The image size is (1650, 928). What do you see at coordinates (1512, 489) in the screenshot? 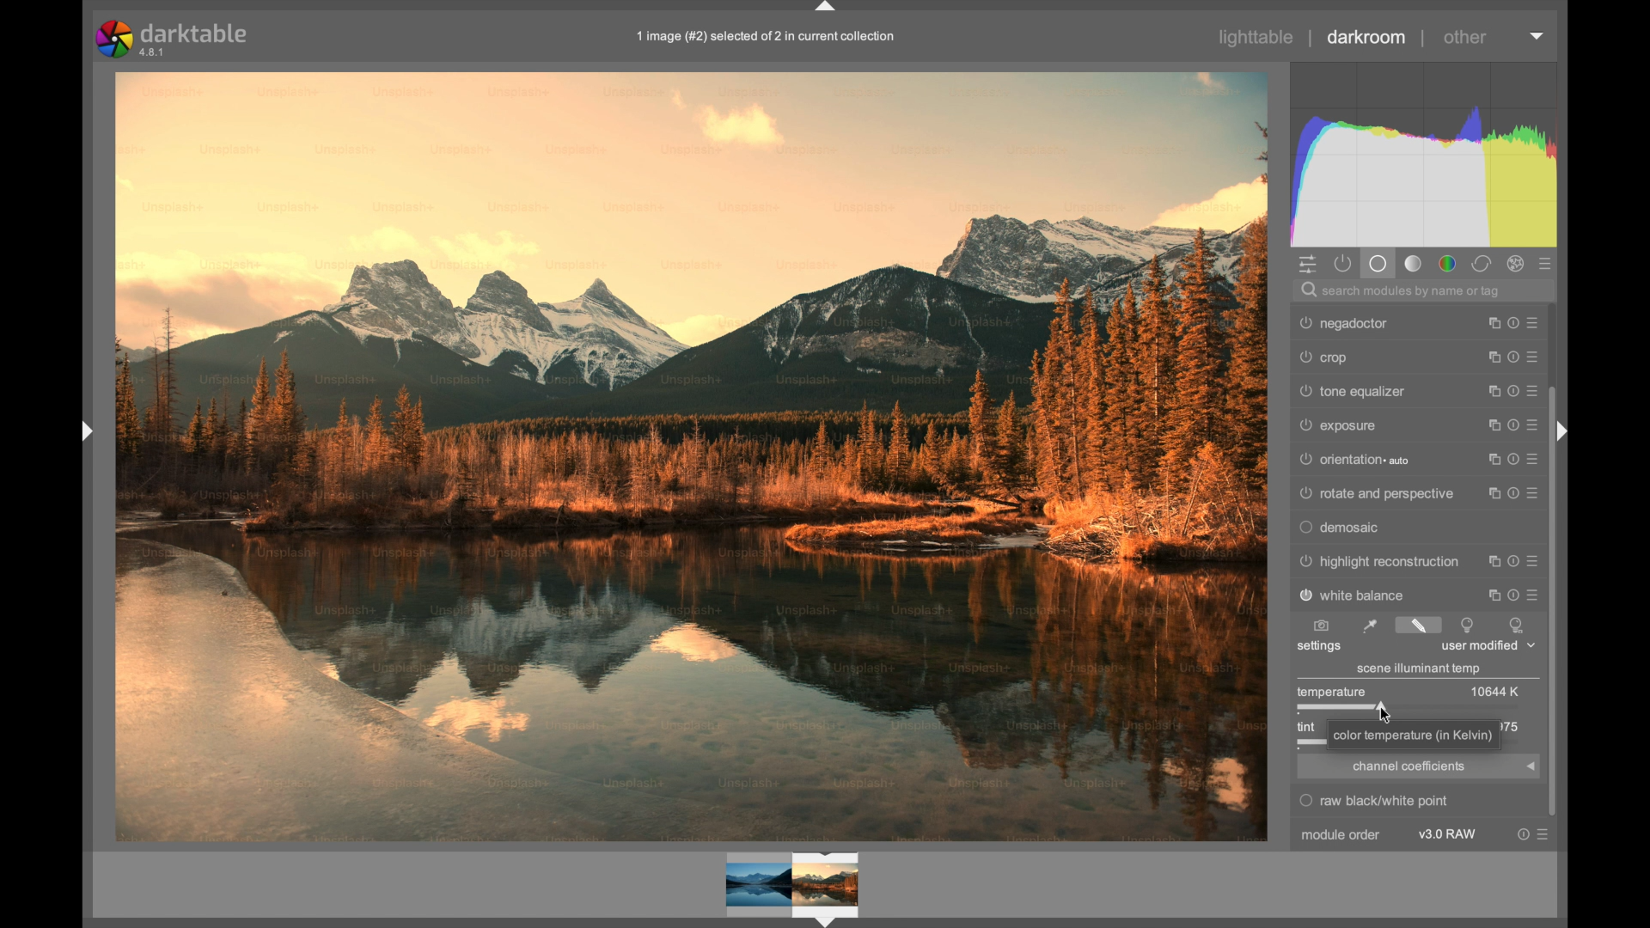
I see `reset parameters` at bounding box center [1512, 489].